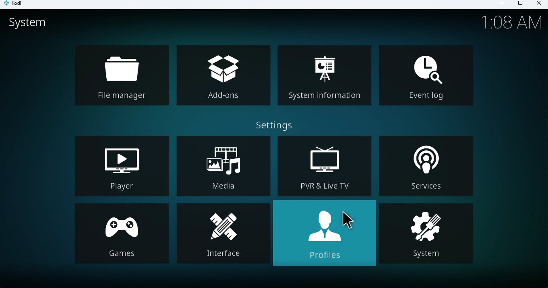  I want to click on Kodi icon, so click(17, 5).